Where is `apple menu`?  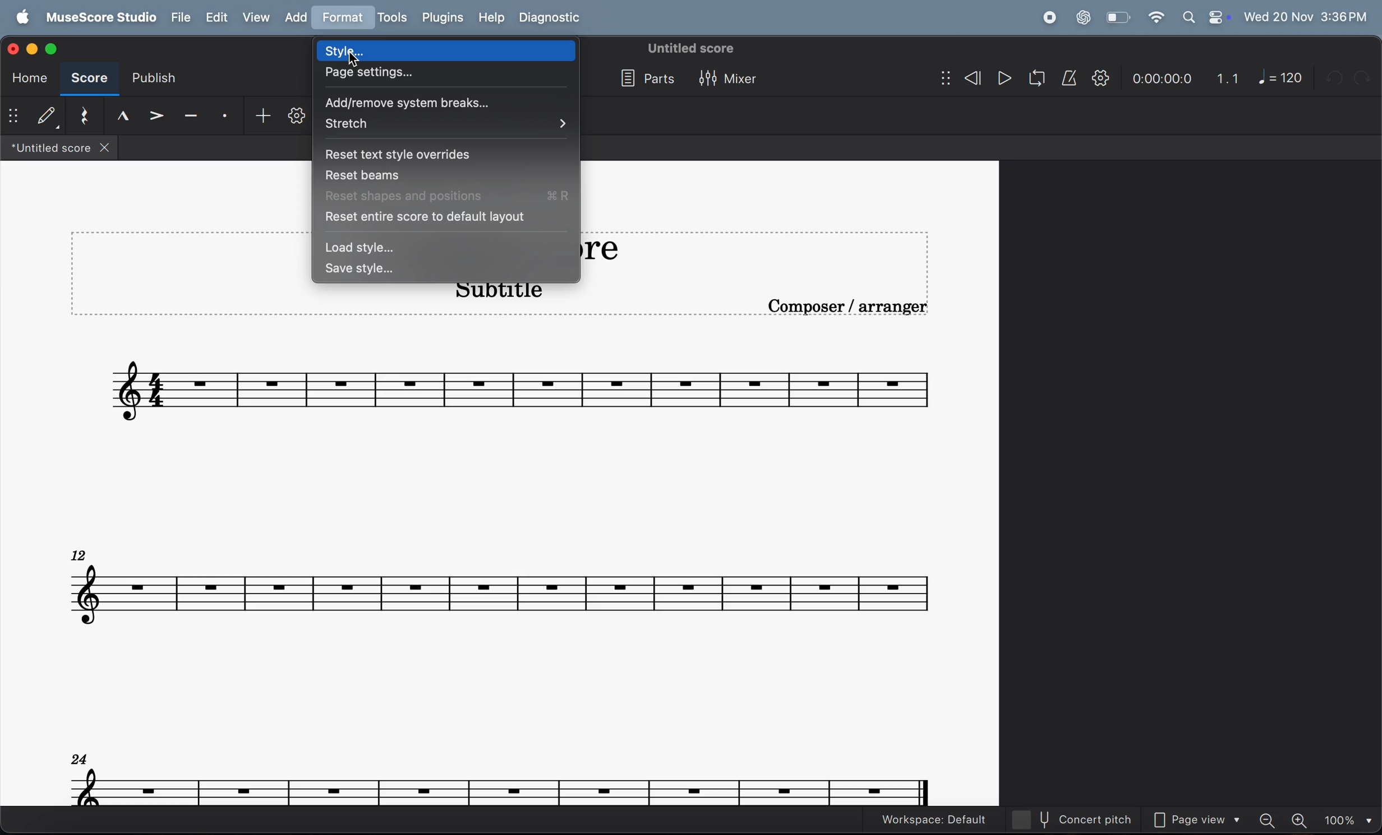
apple menu is located at coordinates (19, 18).